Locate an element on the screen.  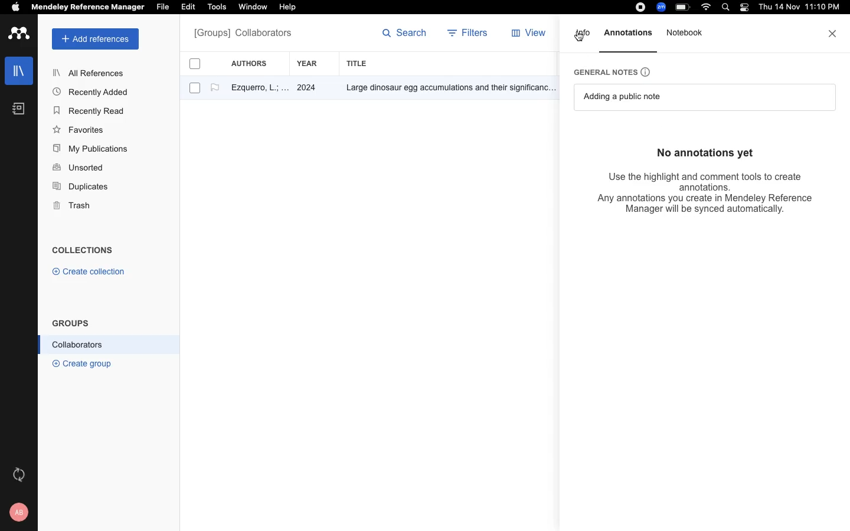
search is located at coordinates (728, 8).